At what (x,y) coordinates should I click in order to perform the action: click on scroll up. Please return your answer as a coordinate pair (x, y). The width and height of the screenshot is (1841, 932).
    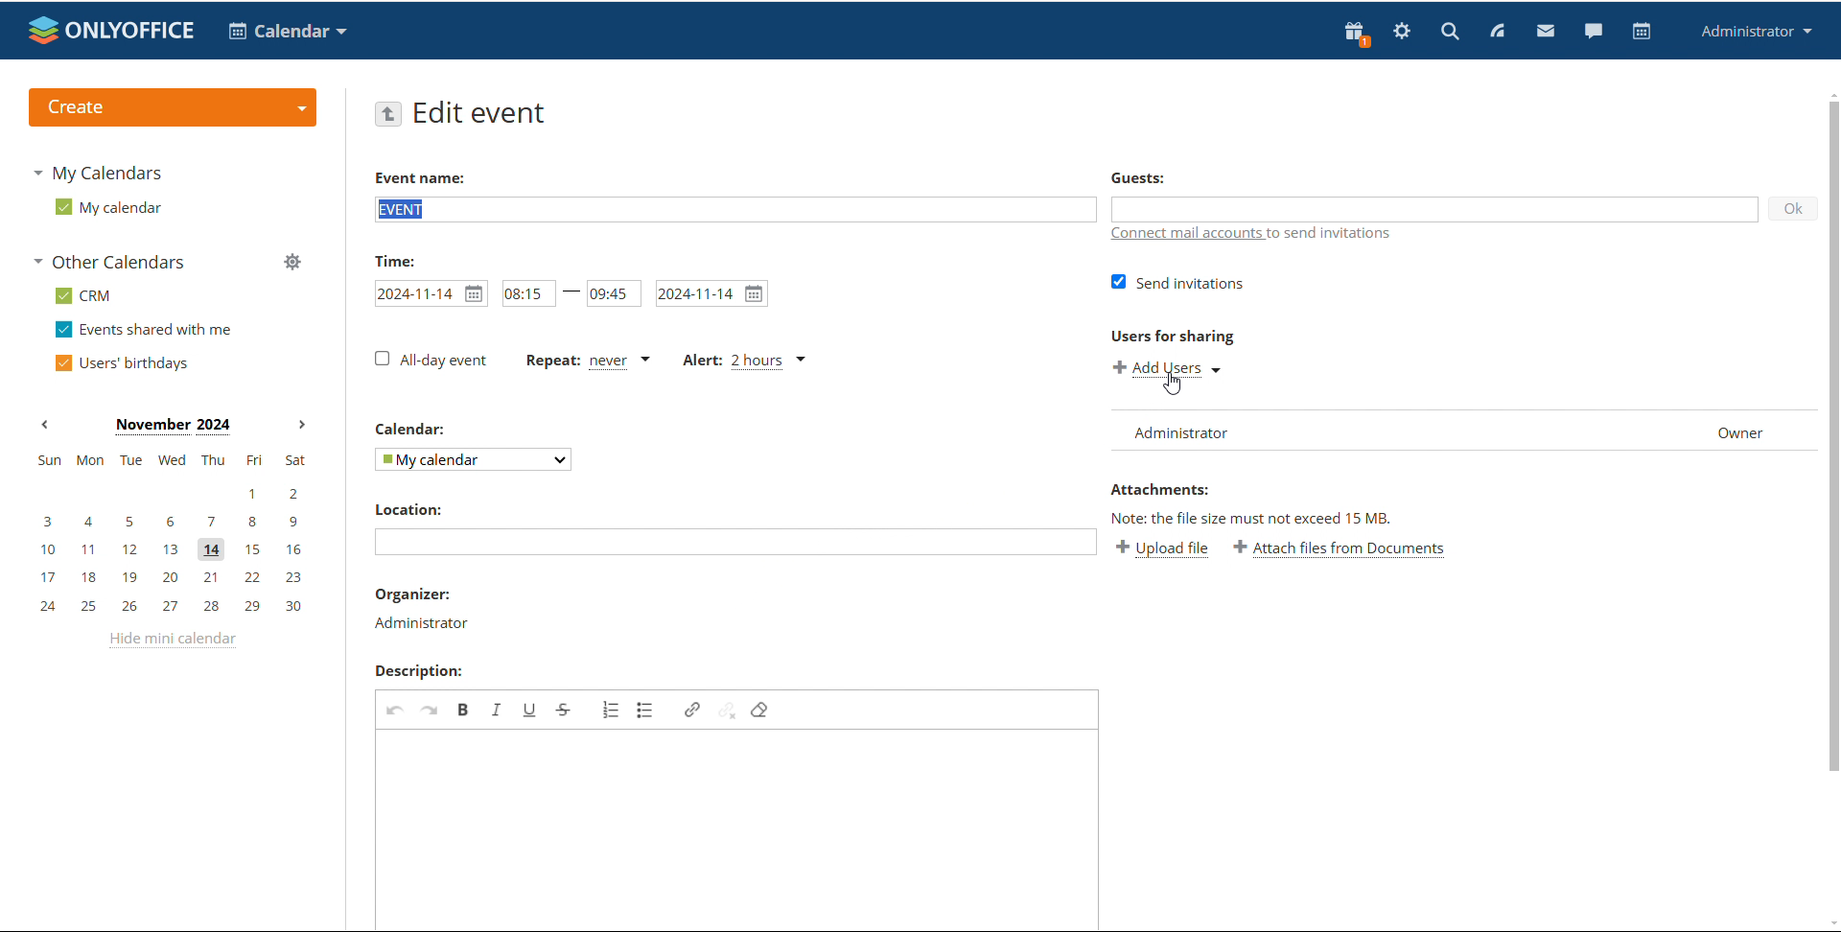
    Looking at the image, I should click on (1829, 93).